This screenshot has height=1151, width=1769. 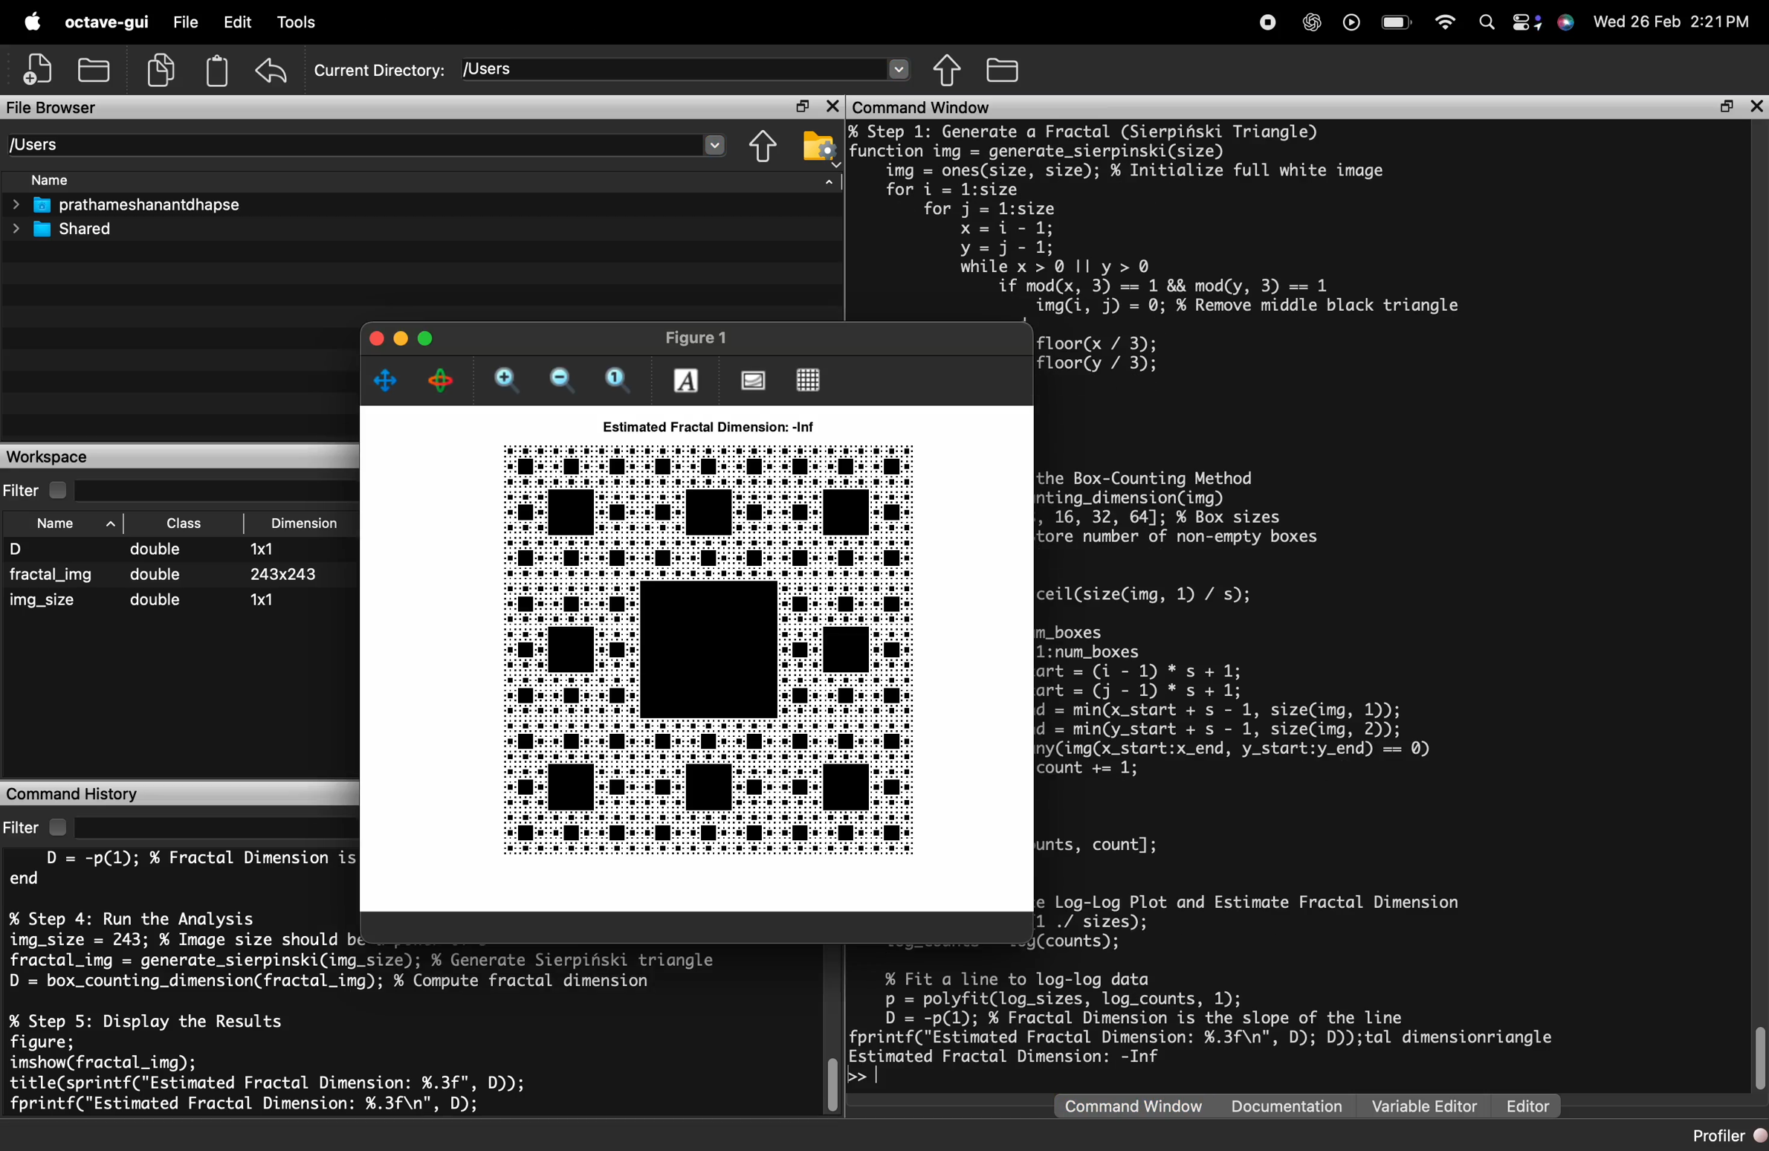 I want to click on code to generate a fractal, so click(x=1232, y=219).